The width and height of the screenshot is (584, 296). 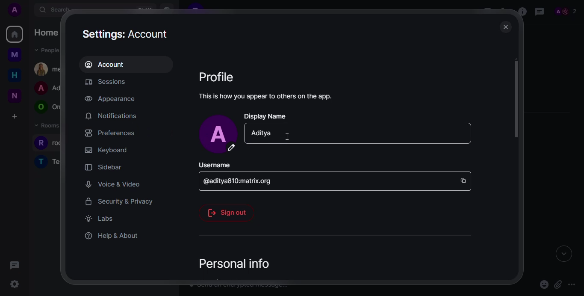 What do you see at coordinates (573, 282) in the screenshot?
I see `more` at bounding box center [573, 282].